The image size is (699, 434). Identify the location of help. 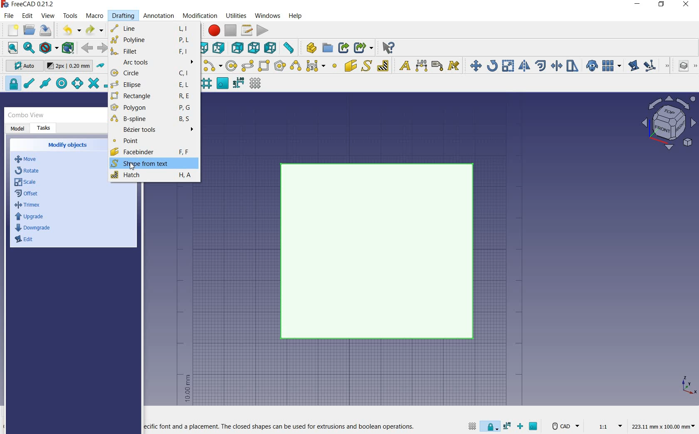
(295, 16).